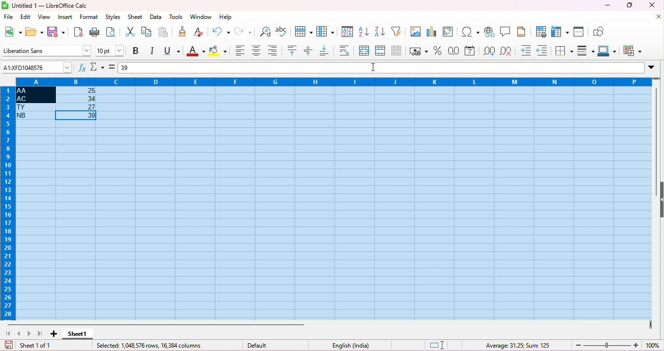 The image size is (664, 351). Describe the element at coordinates (507, 31) in the screenshot. I see `insert comment` at that location.